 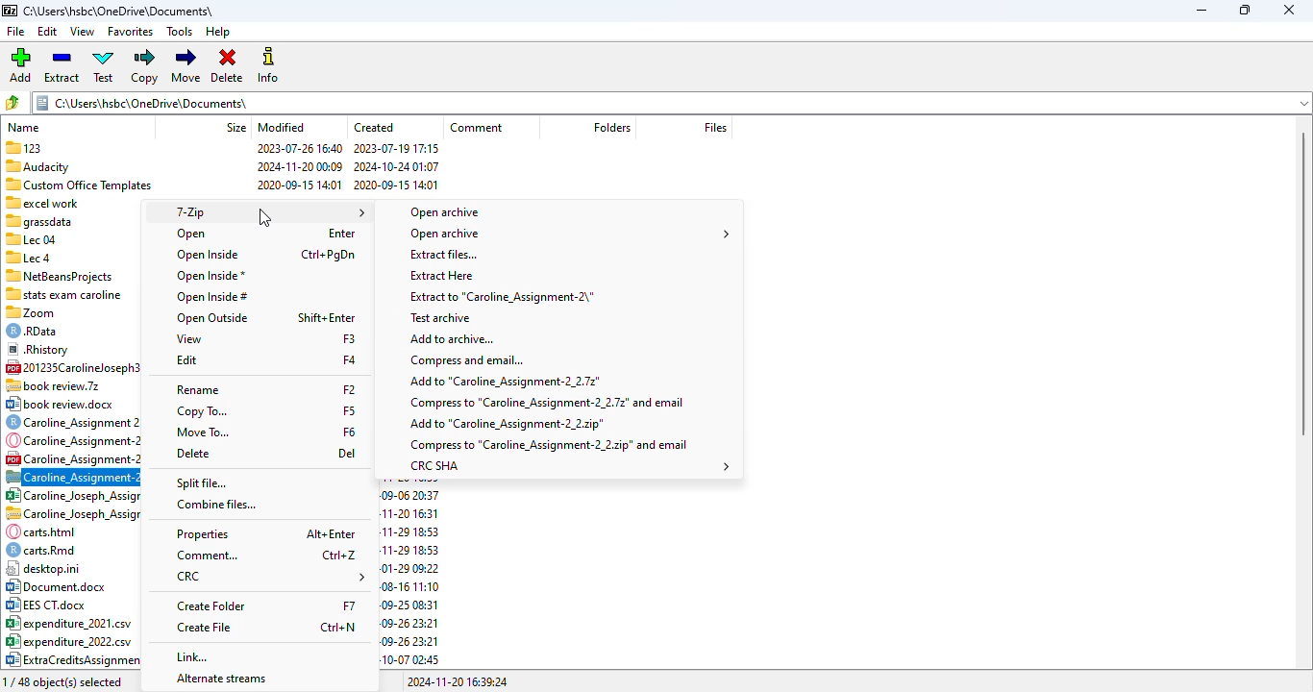 What do you see at coordinates (228, 66) in the screenshot?
I see `delete` at bounding box center [228, 66].